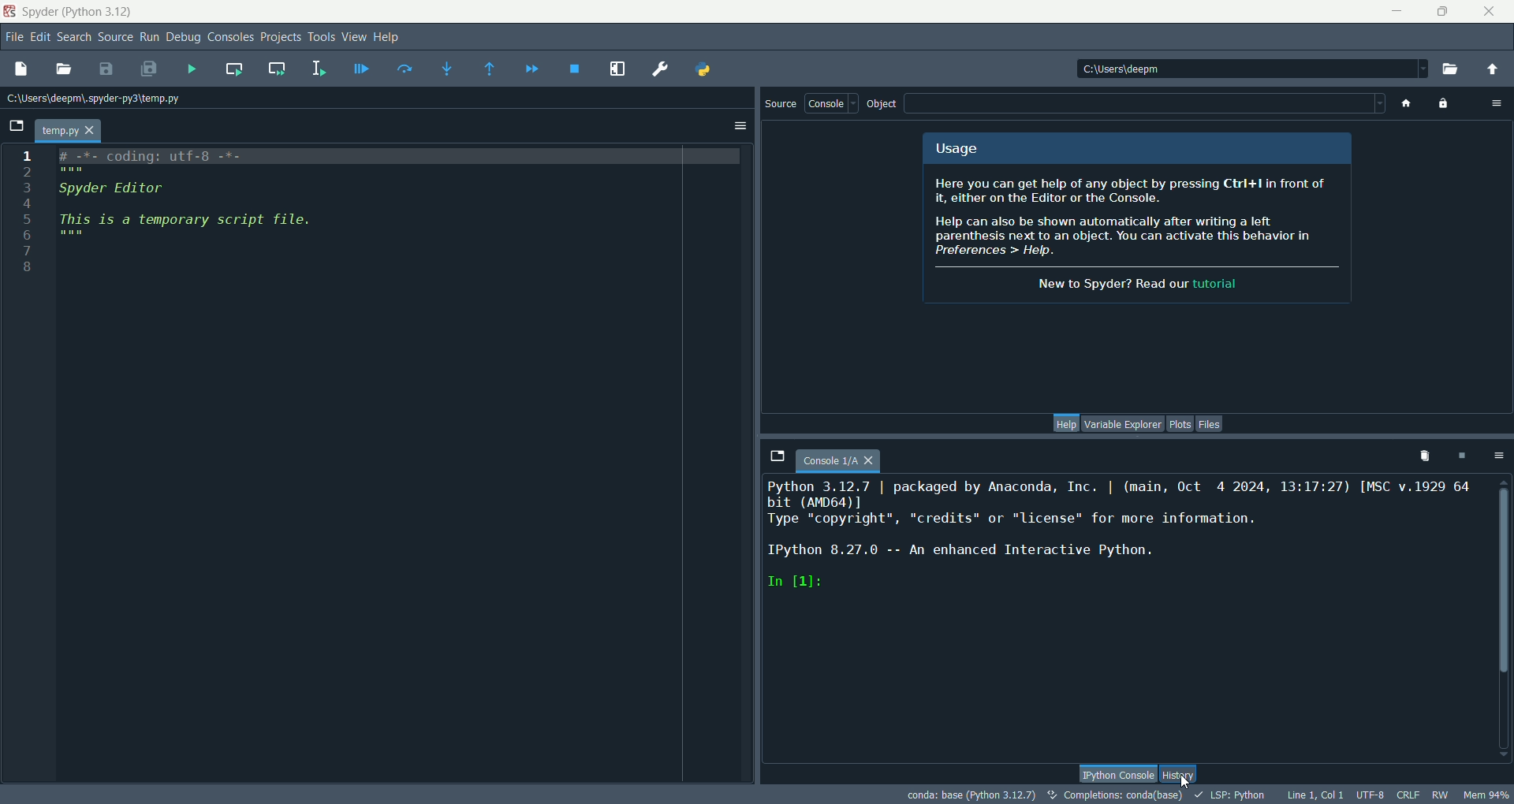  I want to click on lock, so click(1444, 105).